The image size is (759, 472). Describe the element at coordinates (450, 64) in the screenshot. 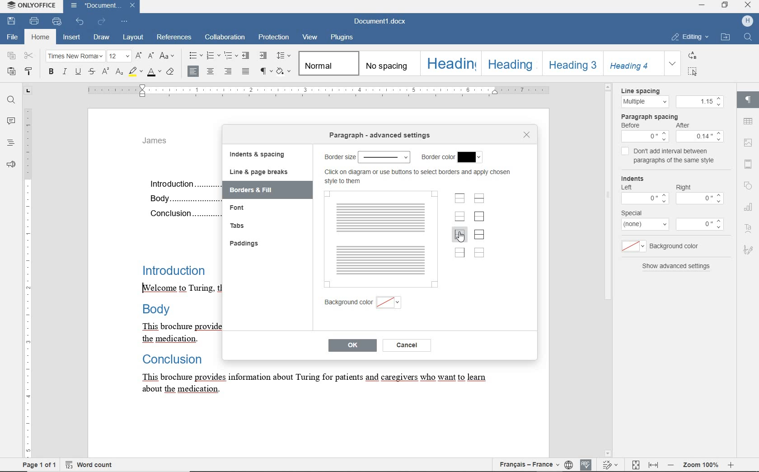

I see `heading 1` at that location.